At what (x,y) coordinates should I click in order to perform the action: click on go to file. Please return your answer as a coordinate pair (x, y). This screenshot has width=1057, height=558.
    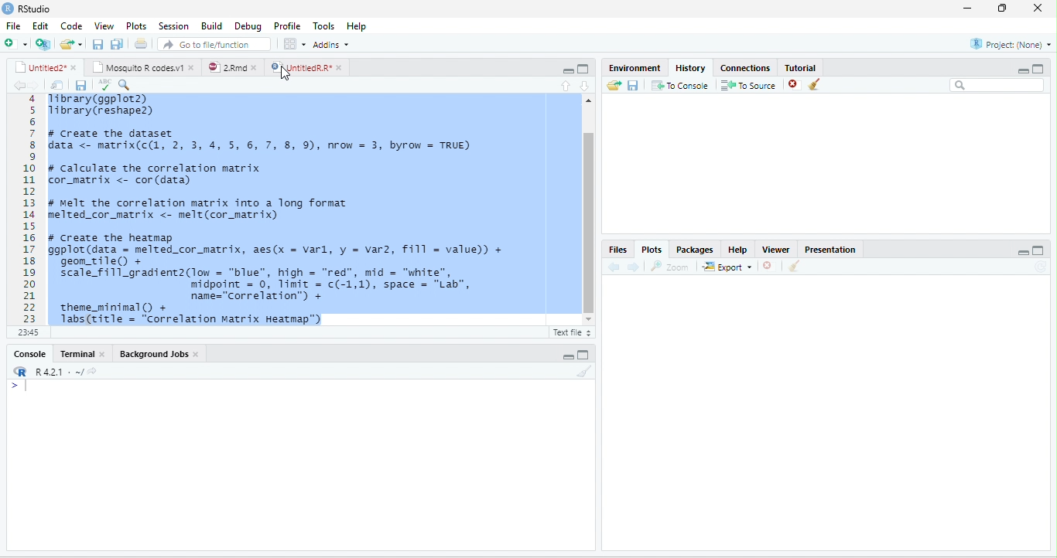
    Looking at the image, I should click on (215, 43).